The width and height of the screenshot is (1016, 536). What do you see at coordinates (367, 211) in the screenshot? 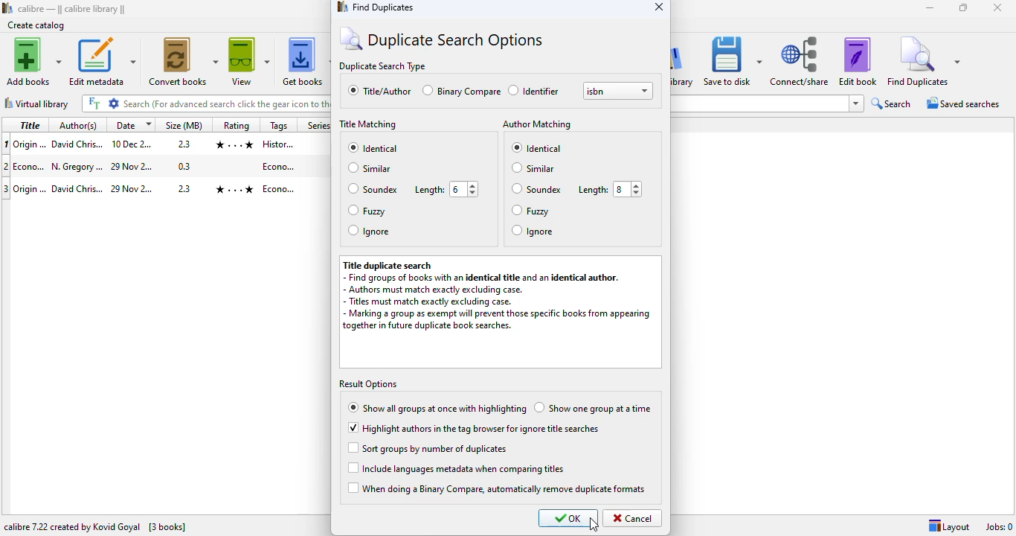
I see `fuzzy` at bounding box center [367, 211].